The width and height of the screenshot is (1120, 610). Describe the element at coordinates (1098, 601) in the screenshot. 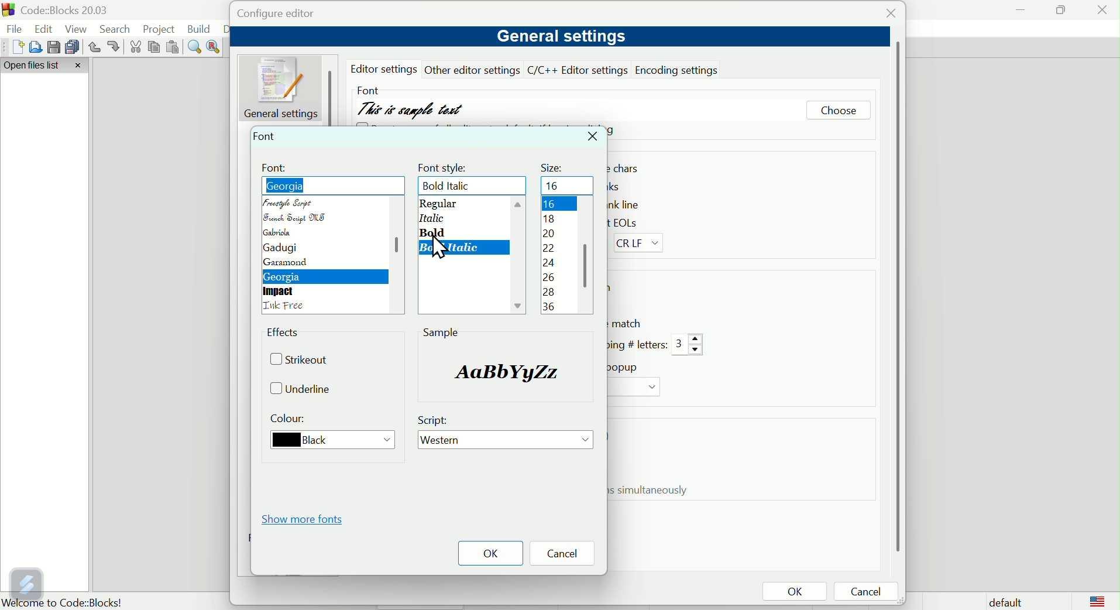

I see `logo` at that location.